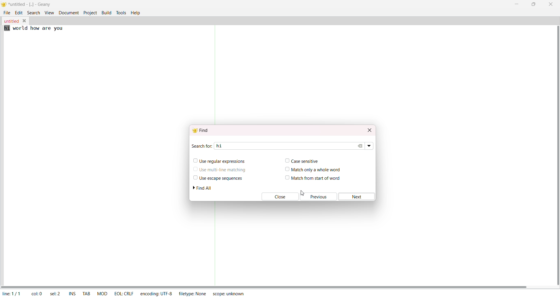 The height and width of the screenshot is (297, 560). What do you see at coordinates (12, 293) in the screenshot?
I see `line: 1/1` at bounding box center [12, 293].